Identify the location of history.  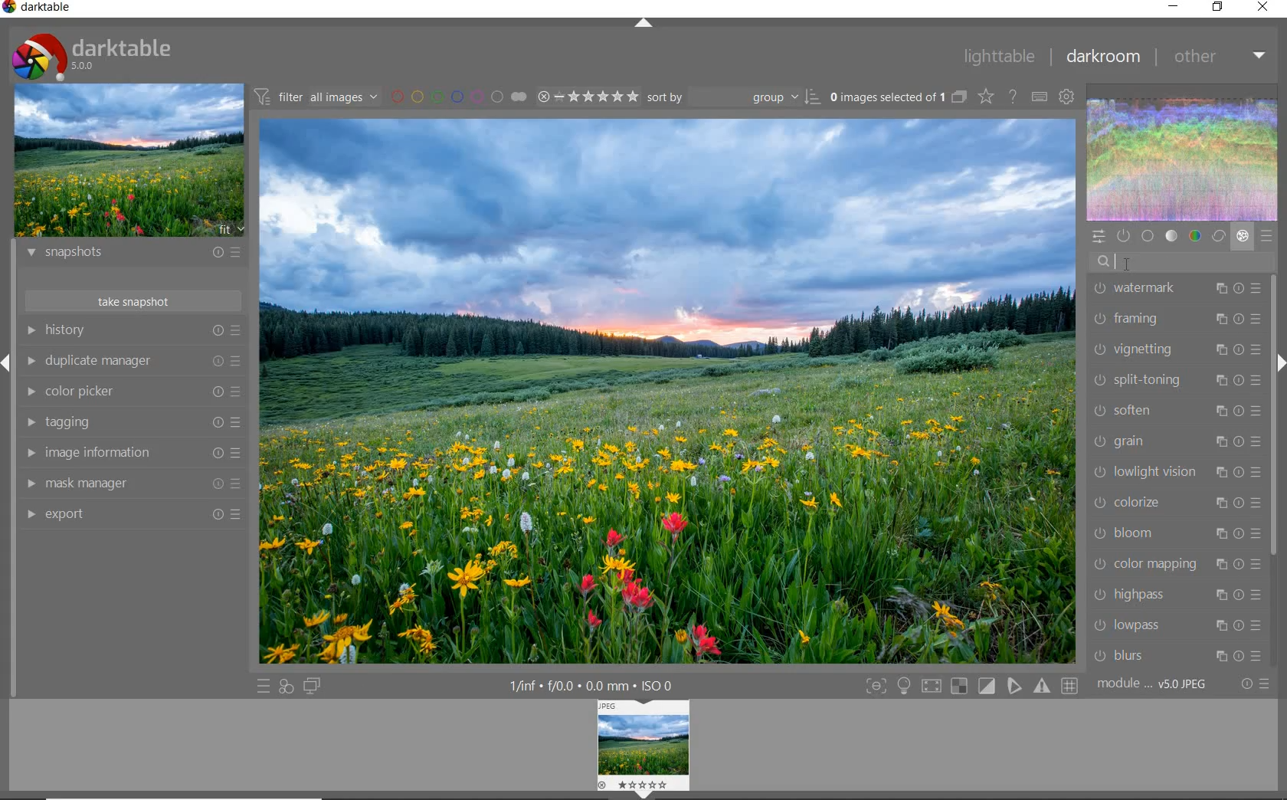
(132, 330).